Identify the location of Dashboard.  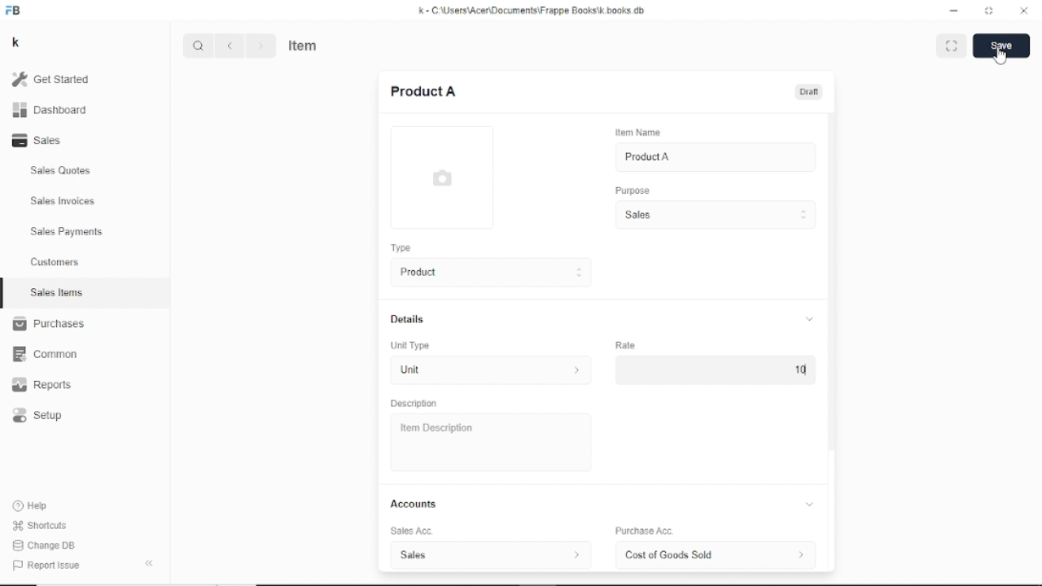
(50, 111).